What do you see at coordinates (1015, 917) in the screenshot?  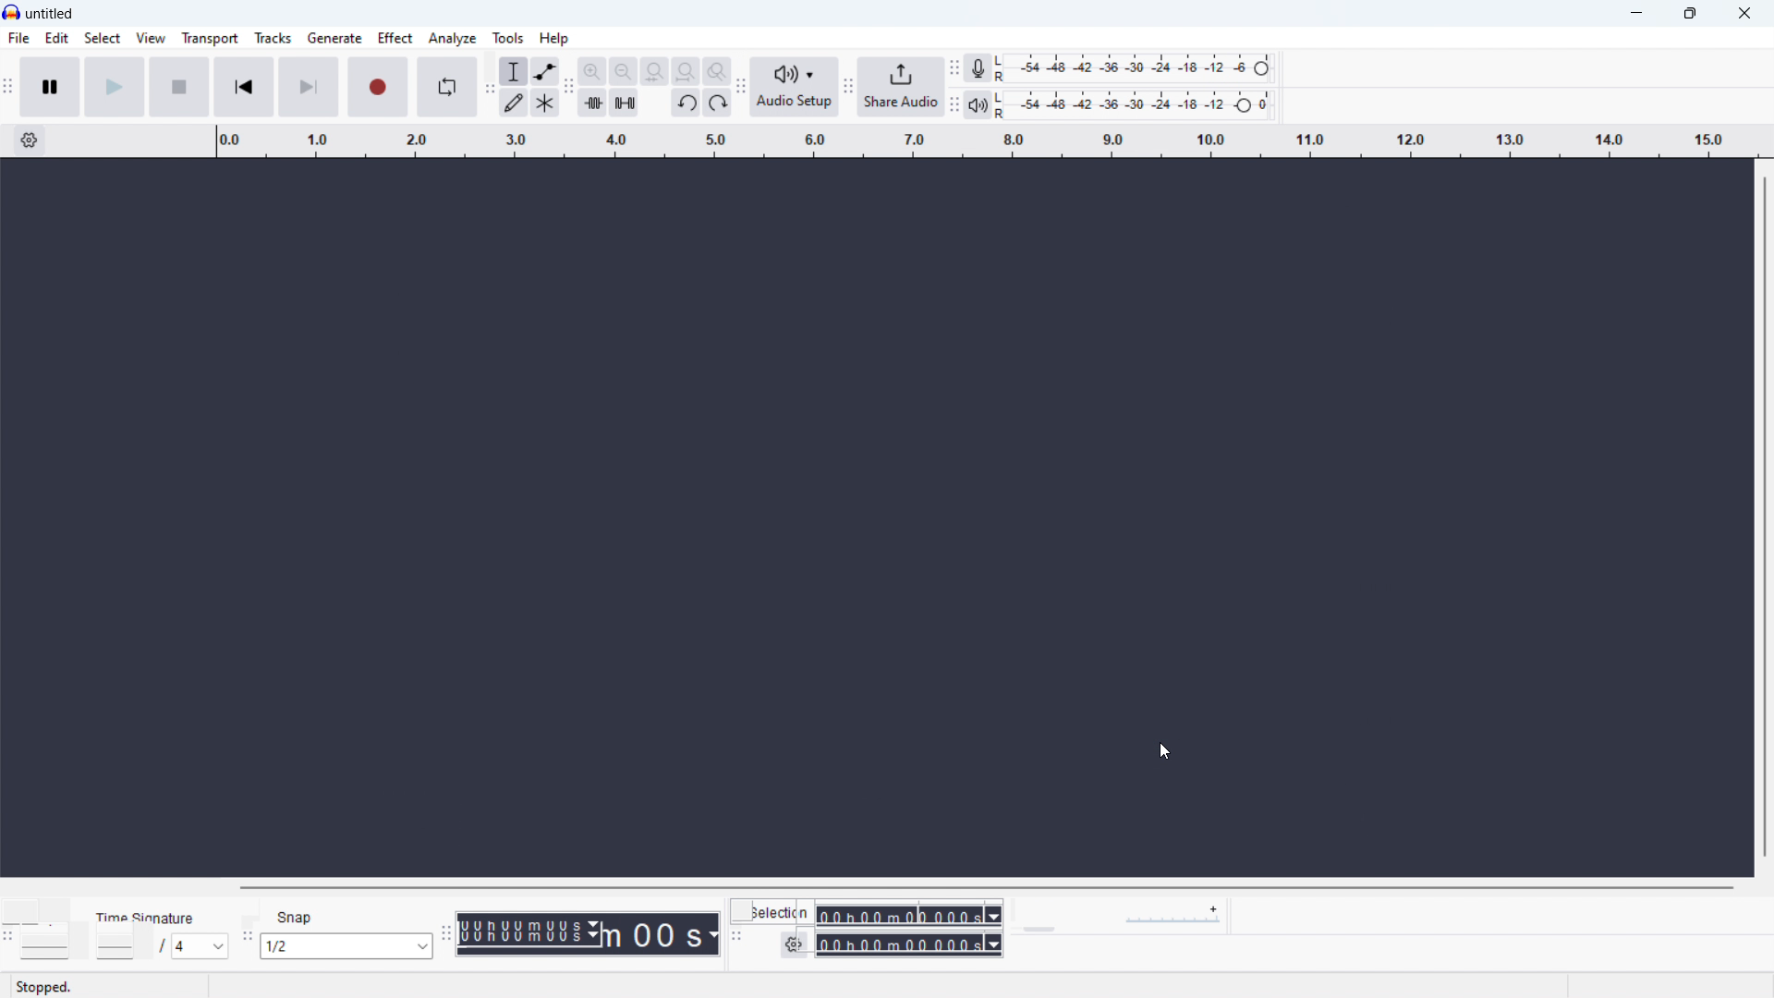 I see `play at speed toolbar` at bounding box center [1015, 917].